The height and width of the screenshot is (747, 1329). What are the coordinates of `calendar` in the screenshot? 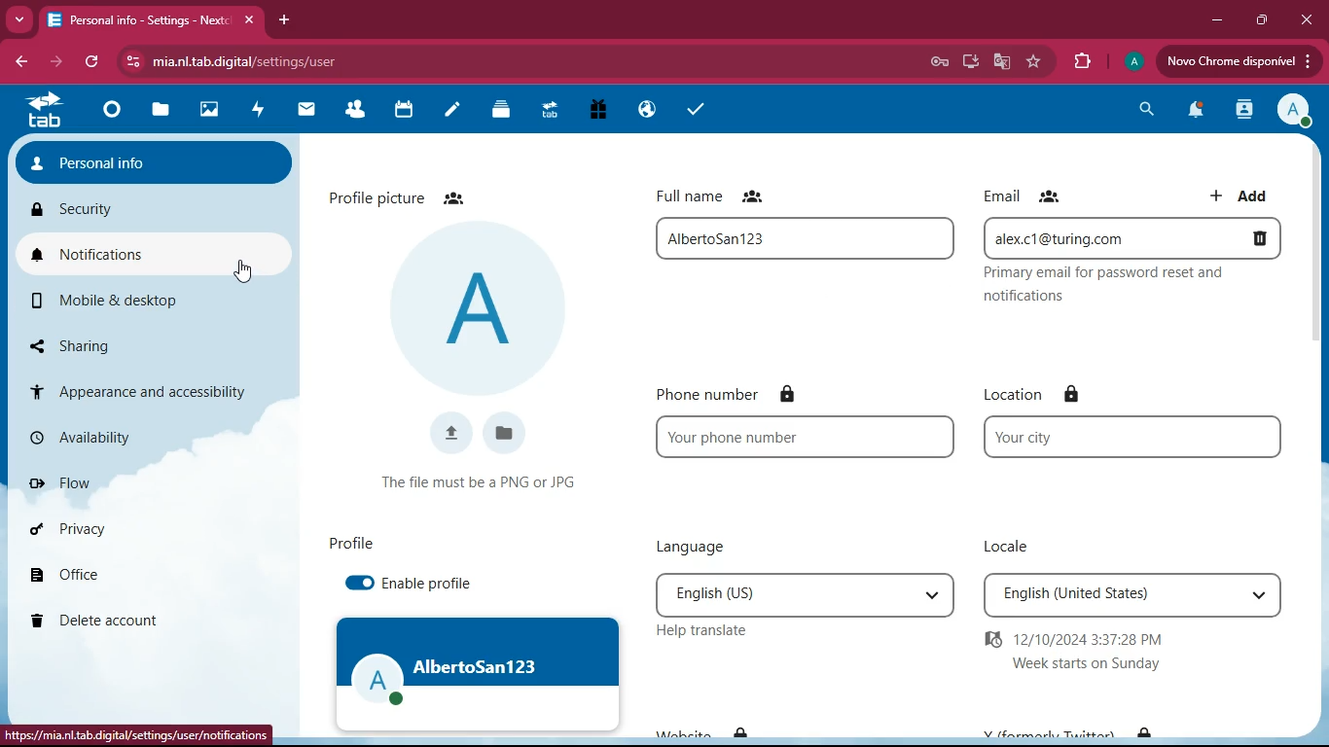 It's located at (400, 111).